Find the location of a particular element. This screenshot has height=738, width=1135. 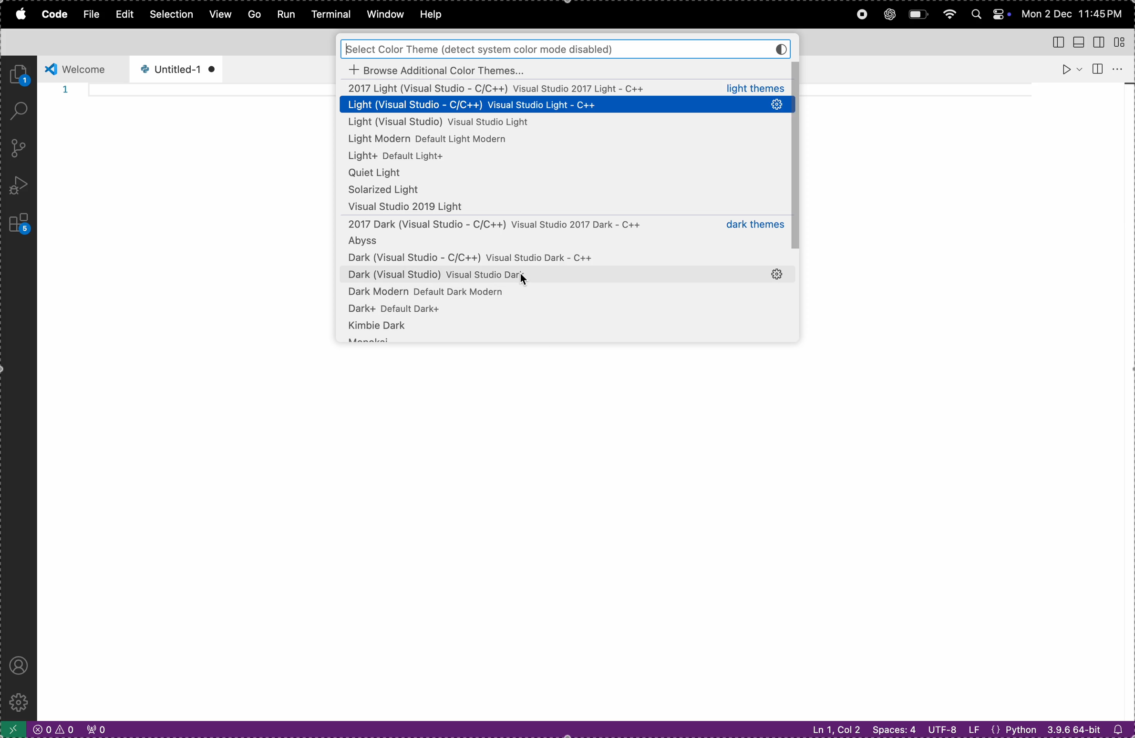

source control is located at coordinates (16, 148).